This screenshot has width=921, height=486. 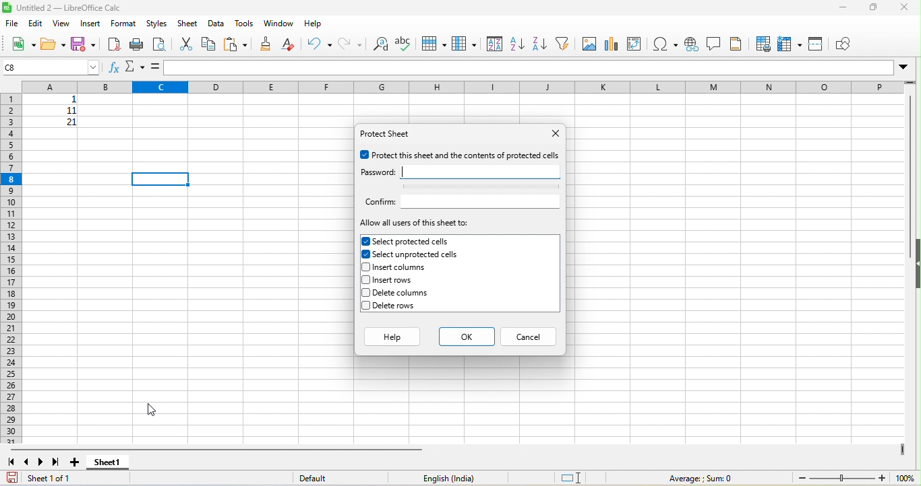 What do you see at coordinates (189, 24) in the screenshot?
I see `sheet` at bounding box center [189, 24].